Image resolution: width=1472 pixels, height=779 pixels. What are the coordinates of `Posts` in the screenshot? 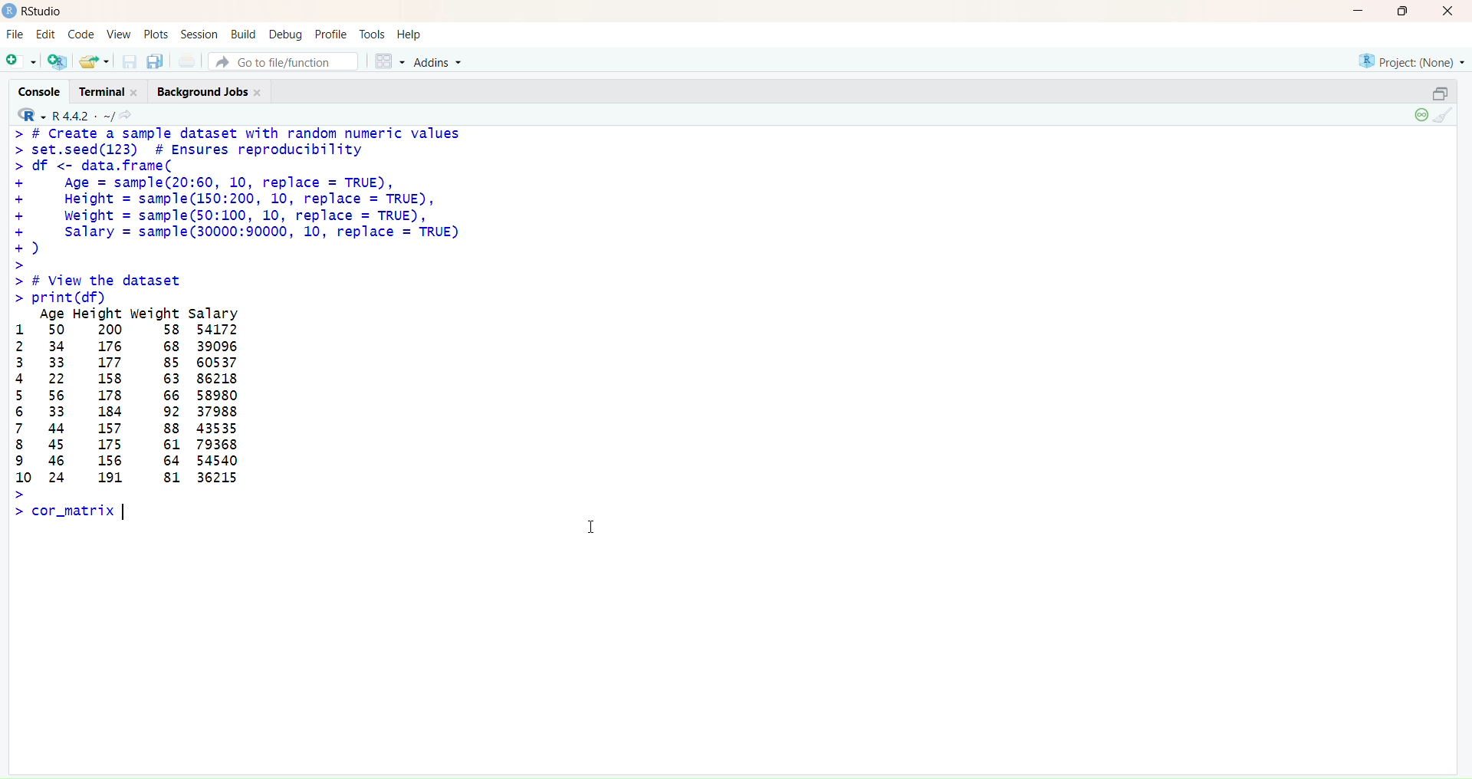 It's located at (153, 34).